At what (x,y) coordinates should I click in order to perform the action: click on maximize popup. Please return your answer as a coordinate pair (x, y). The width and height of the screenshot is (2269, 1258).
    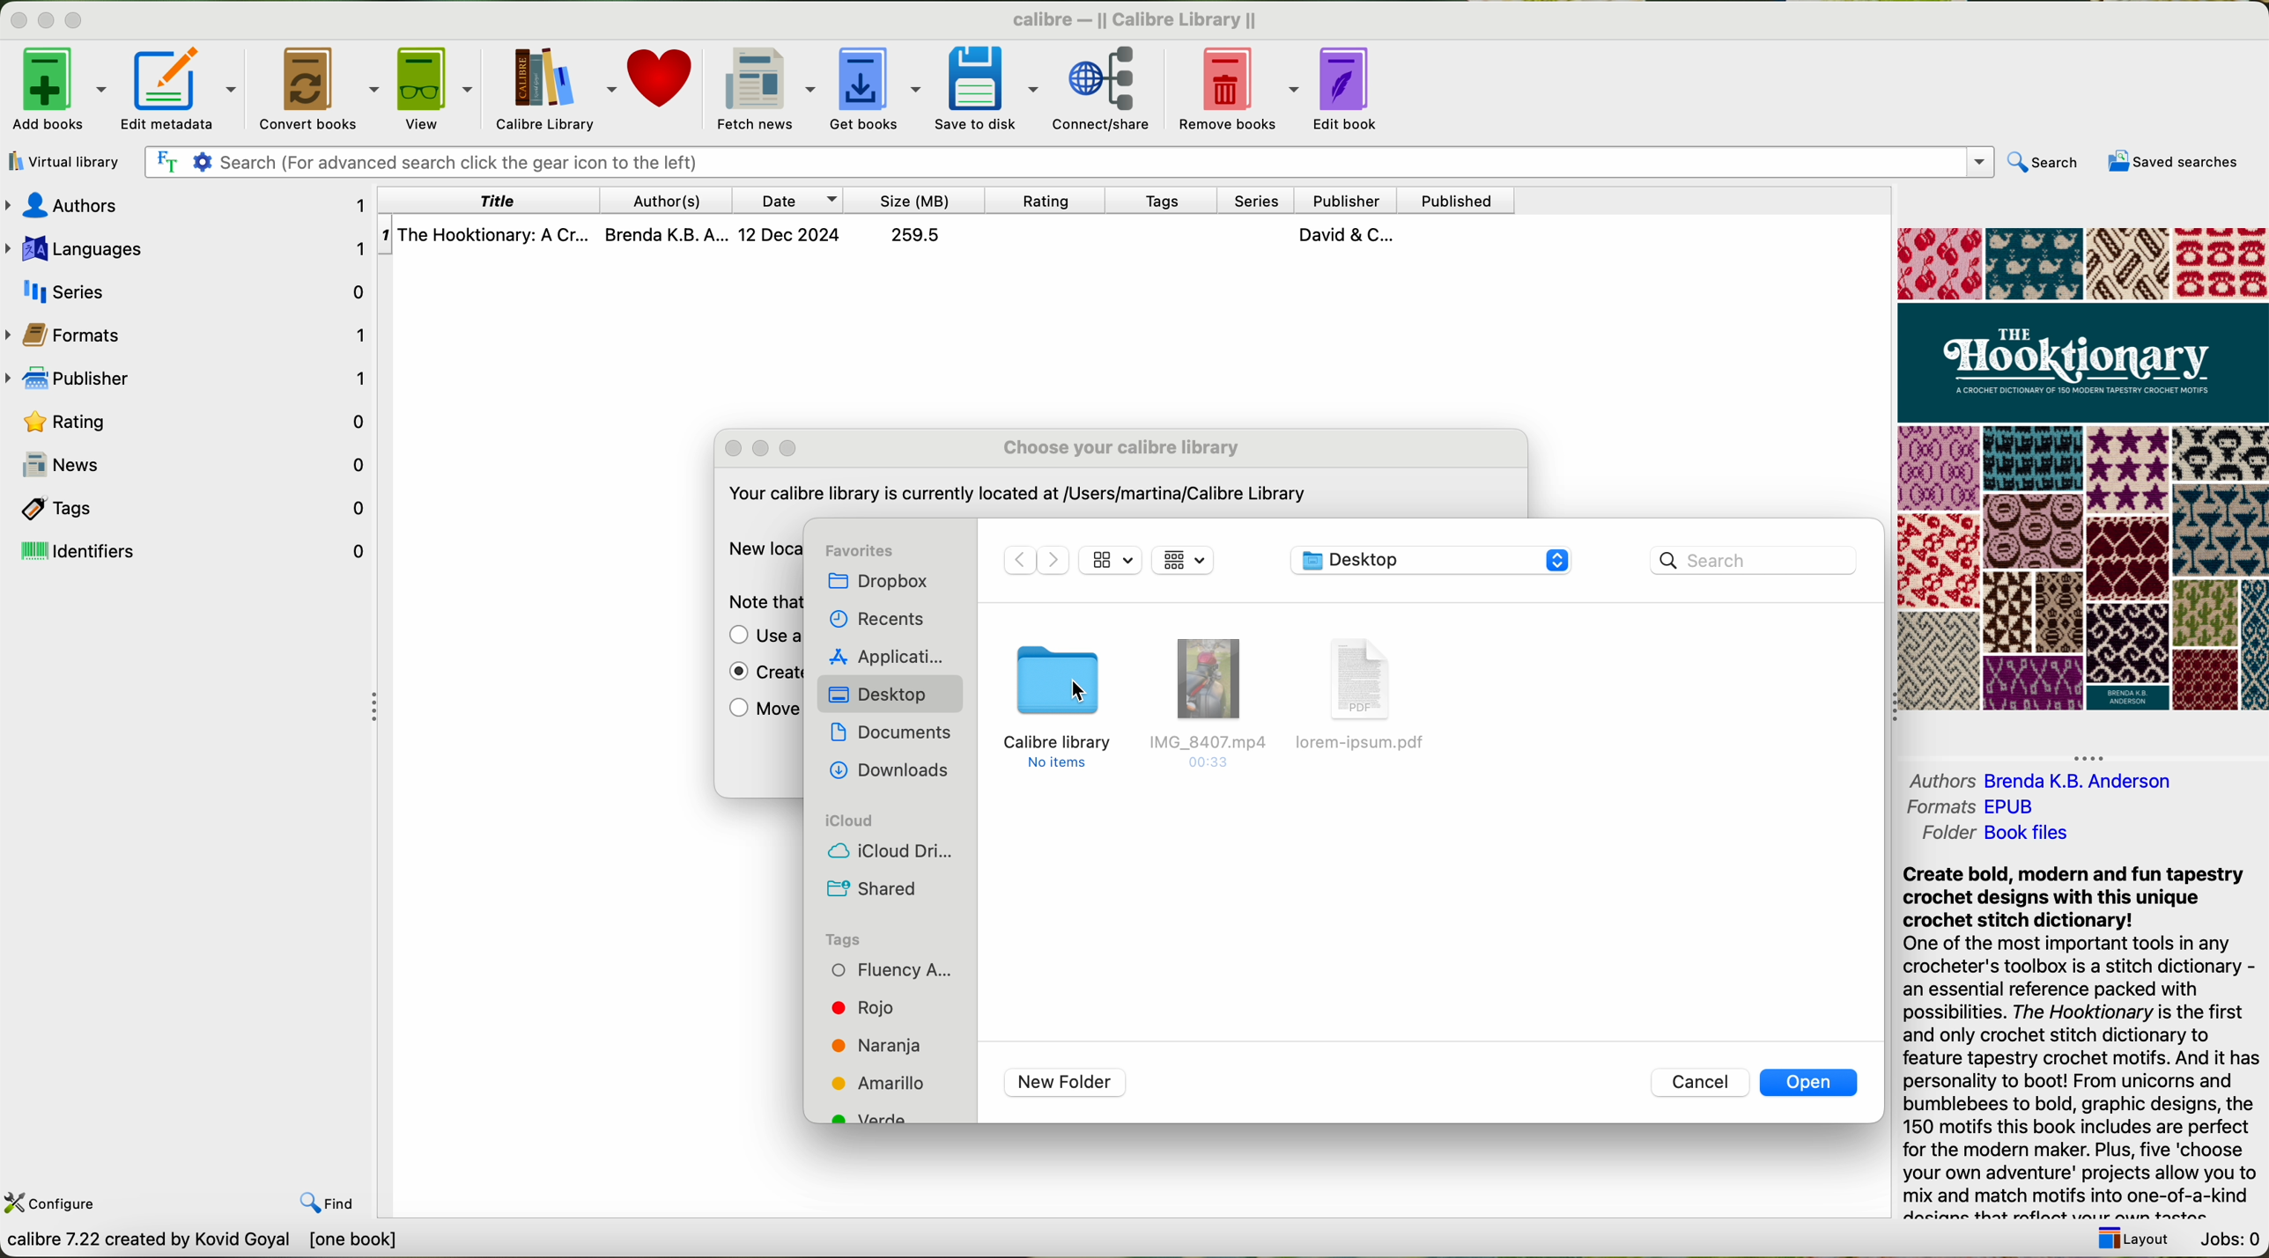
    Looking at the image, I should click on (791, 447).